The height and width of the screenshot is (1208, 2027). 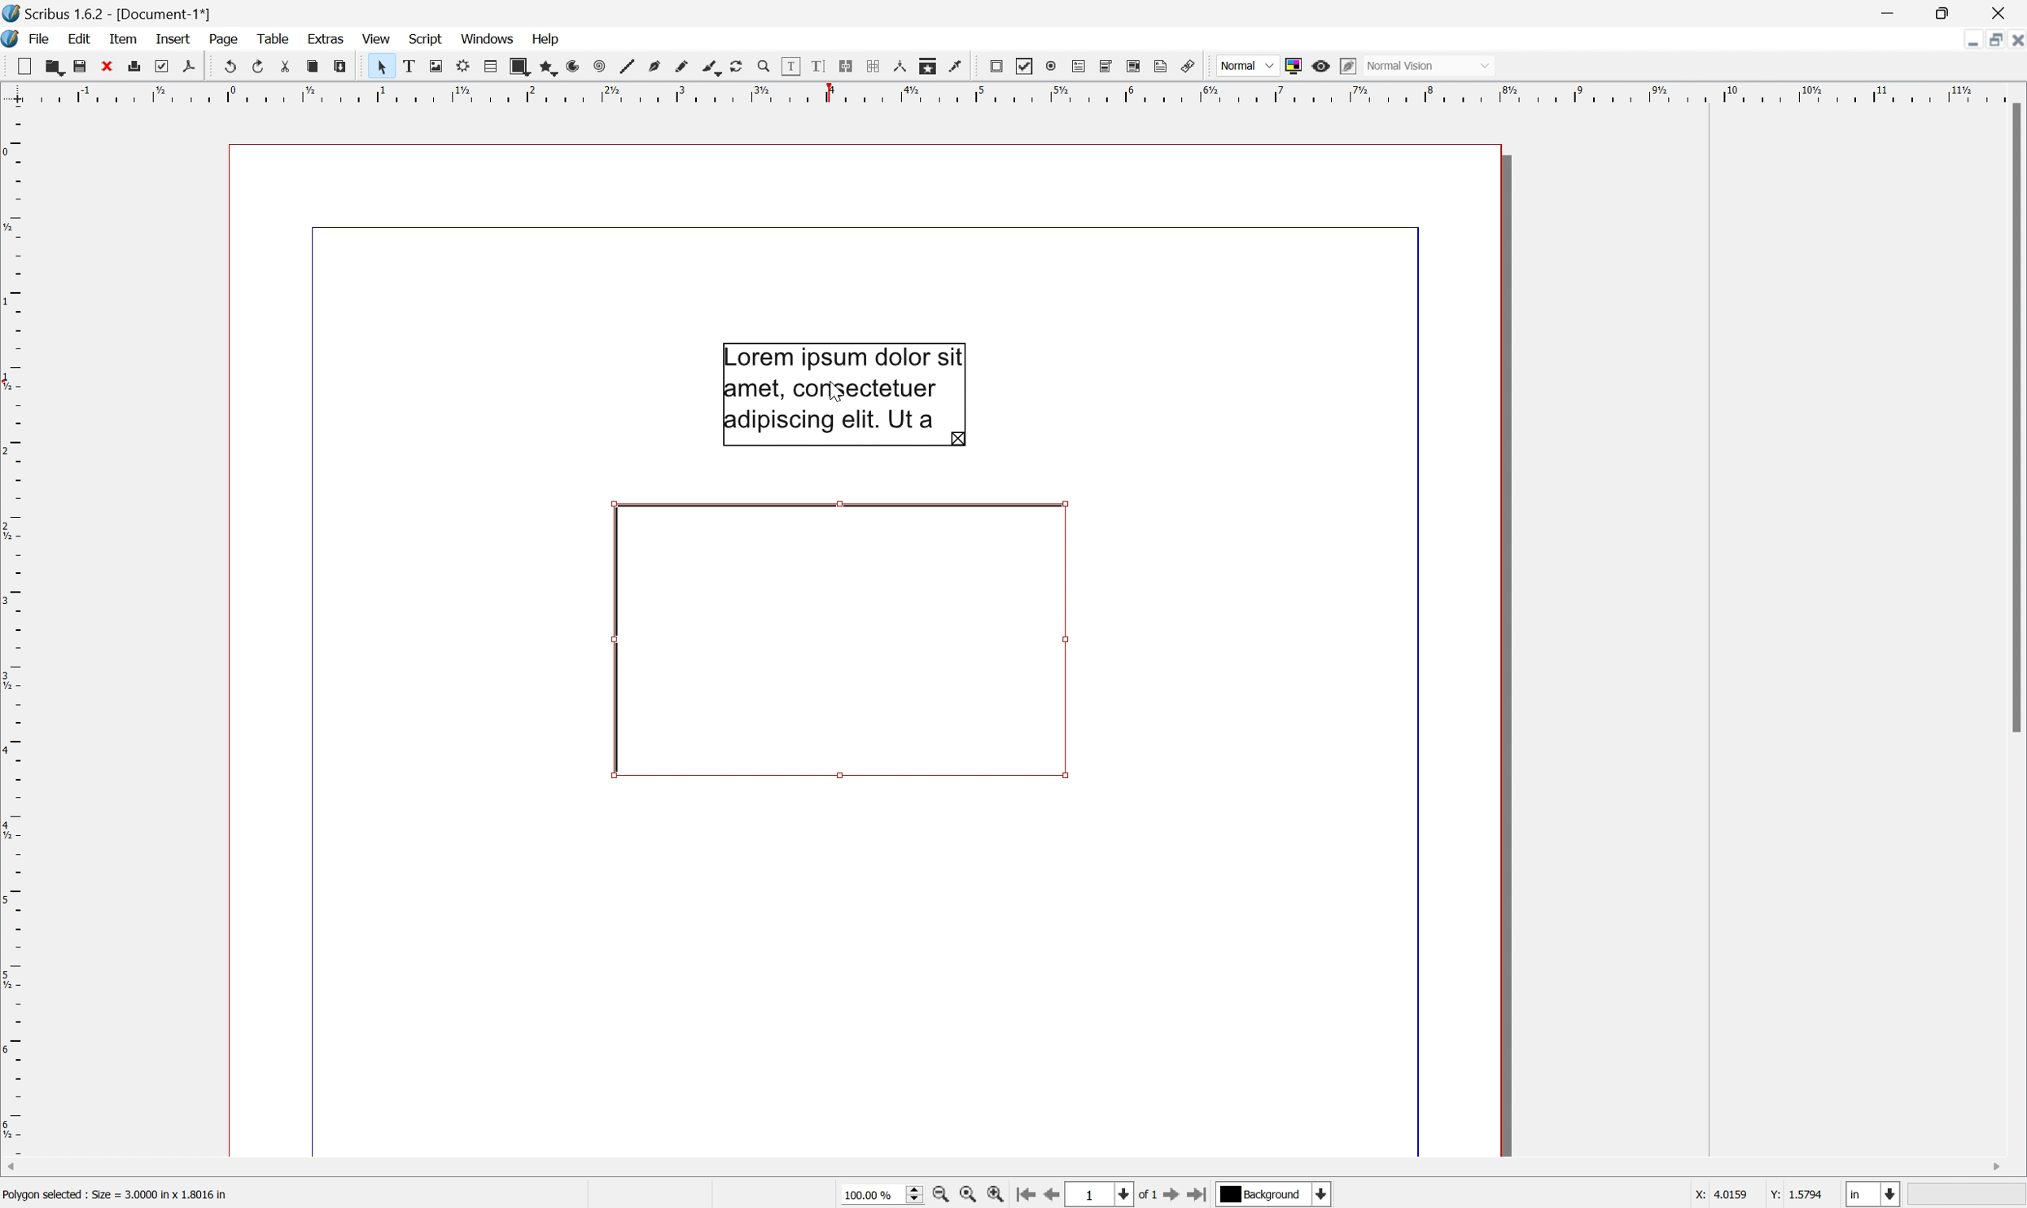 What do you see at coordinates (1104, 1193) in the screenshot?
I see `Select the current page` at bounding box center [1104, 1193].